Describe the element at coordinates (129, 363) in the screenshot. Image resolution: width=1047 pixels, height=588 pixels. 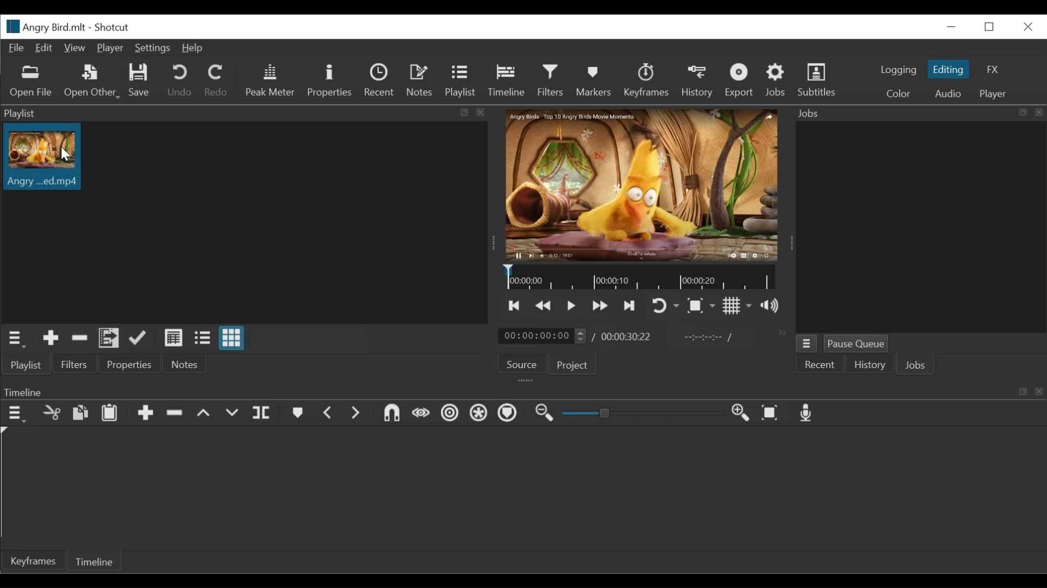
I see `Properties` at that location.